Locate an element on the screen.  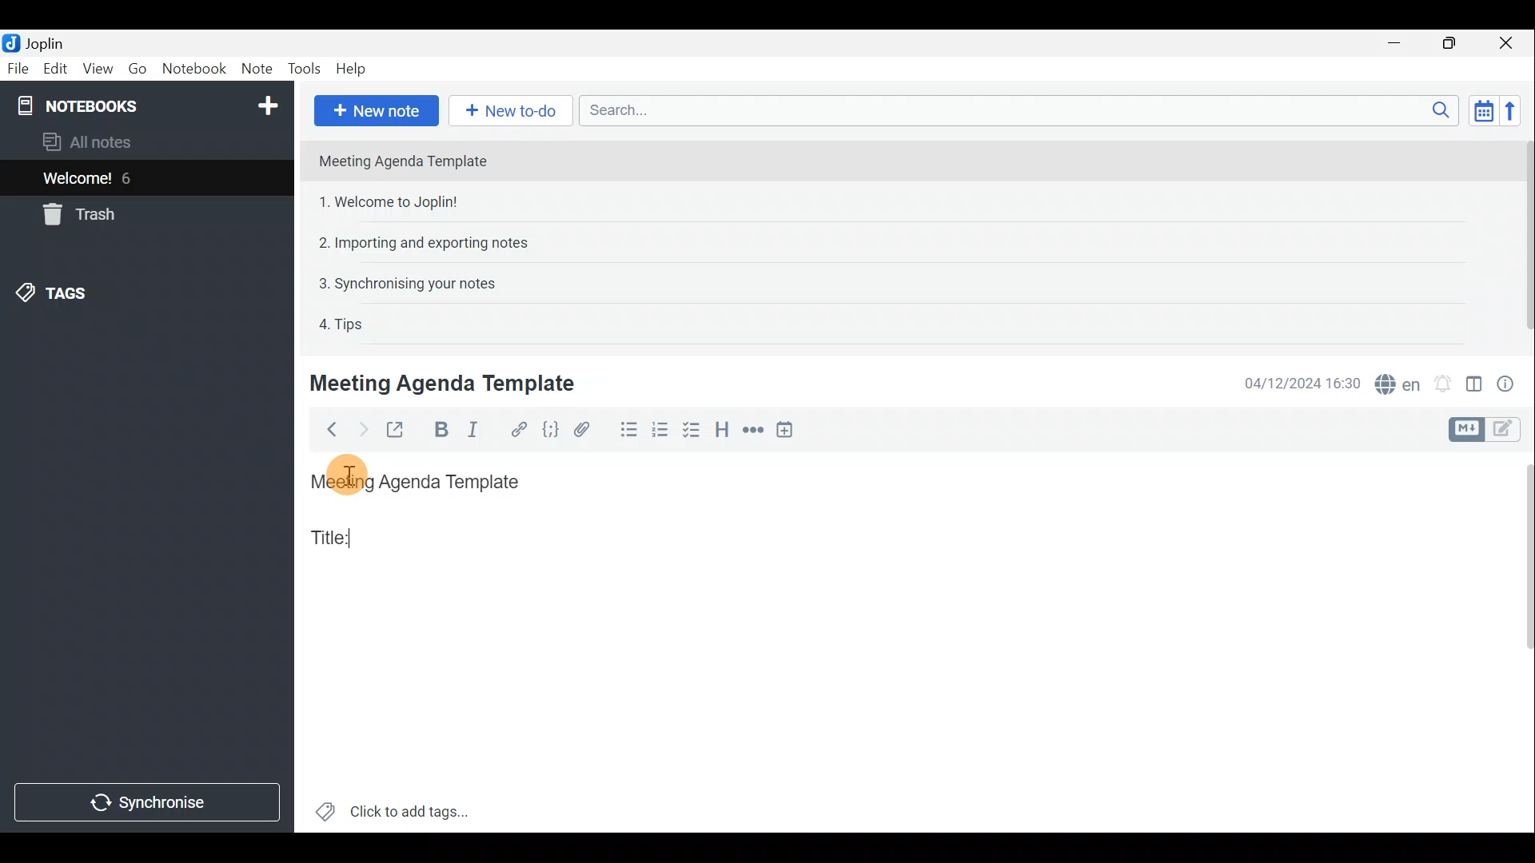
Meeting Agenda Template is located at coordinates (405, 161).